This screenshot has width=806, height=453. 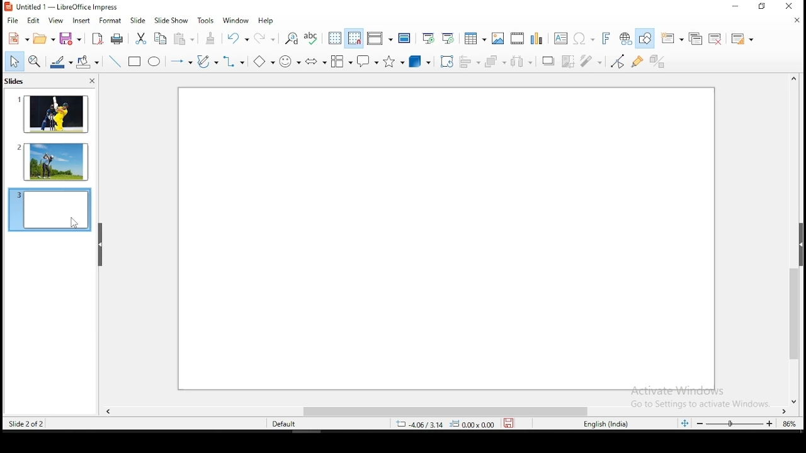 What do you see at coordinates (341, 61) in the screenshot?
I see `flowchart` at bounding box center [341, 61].